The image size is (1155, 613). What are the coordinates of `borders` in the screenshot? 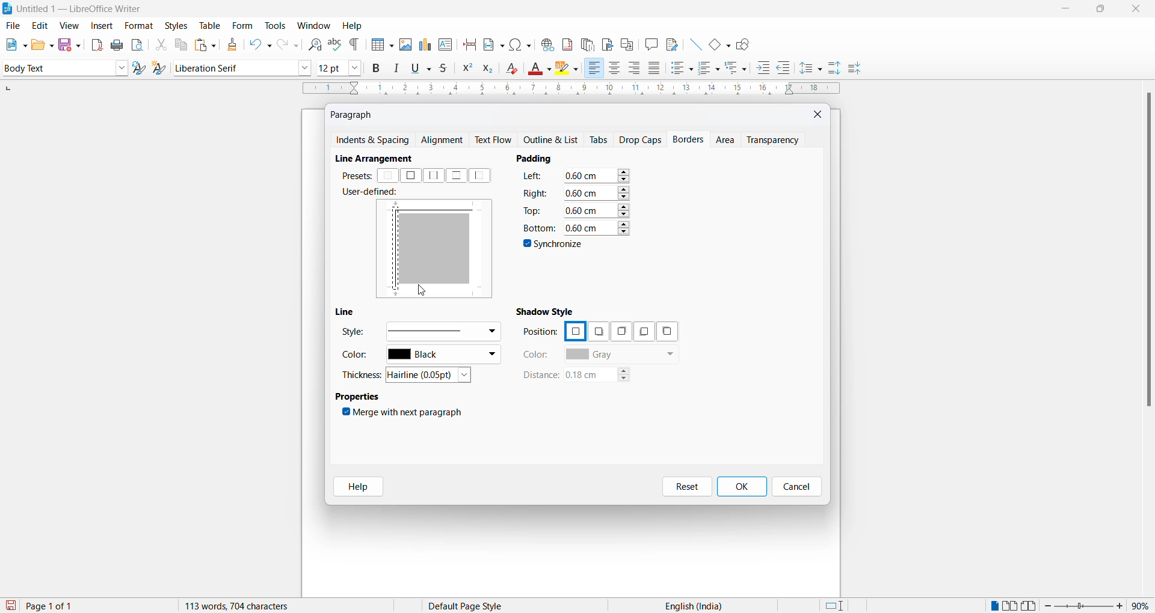 It's located at (690, 139).